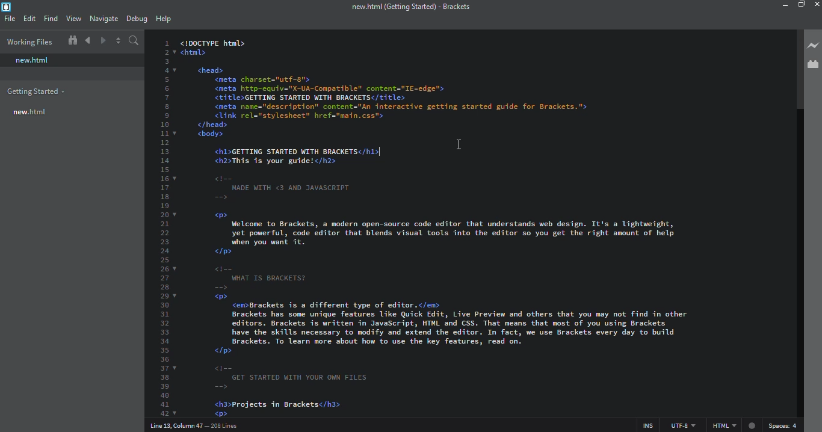 The image size is (822, 432). What do you see at coordinates (10, 18) in the screenshot?
I see `file` at bounding box center [10, 18].